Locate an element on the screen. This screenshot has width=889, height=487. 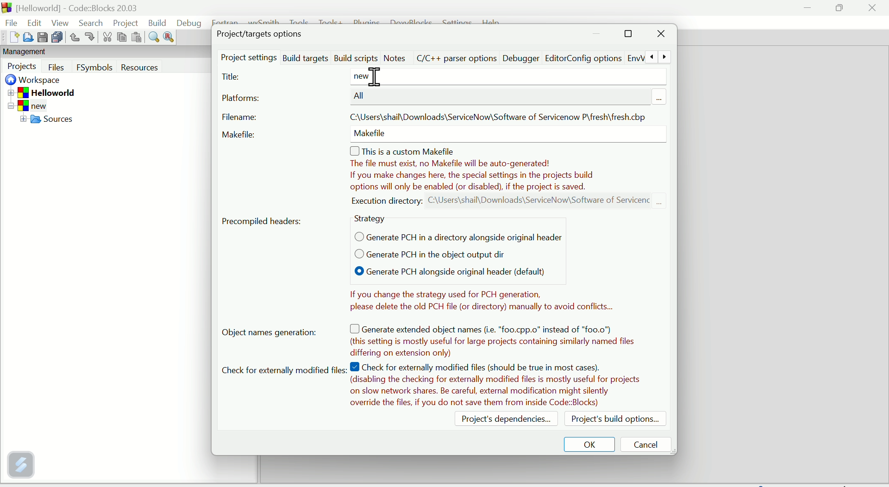
Note is located at coordinates (507, 175).